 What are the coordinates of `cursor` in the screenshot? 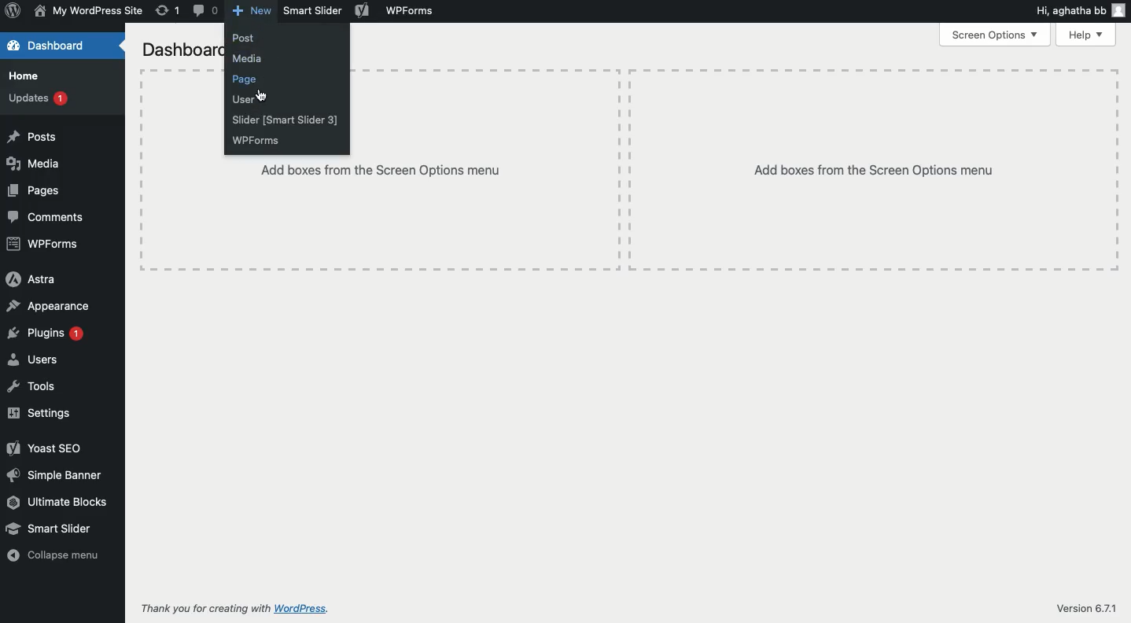 It's located at (264, 94).